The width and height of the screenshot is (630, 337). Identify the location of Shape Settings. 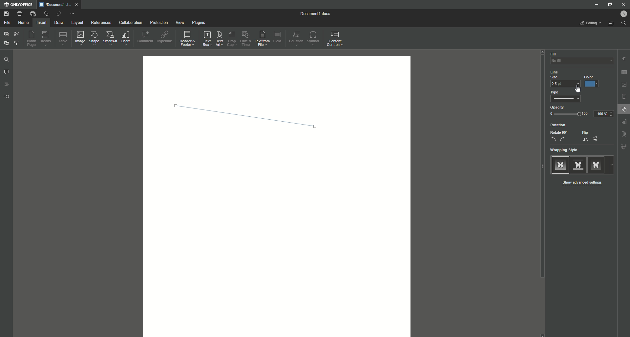
(623, 110).